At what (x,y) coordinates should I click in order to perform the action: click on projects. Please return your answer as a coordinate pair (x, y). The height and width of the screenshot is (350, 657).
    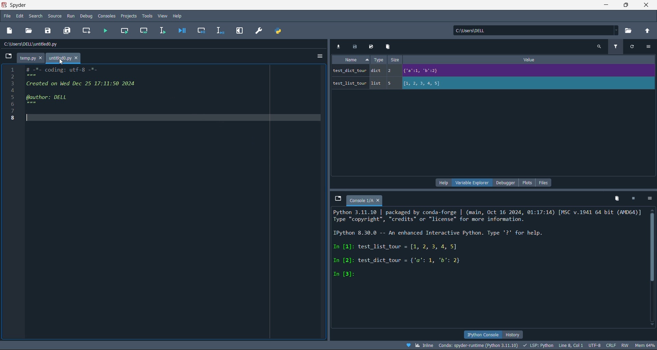
    Looking at the image, I should click on (128, 16).